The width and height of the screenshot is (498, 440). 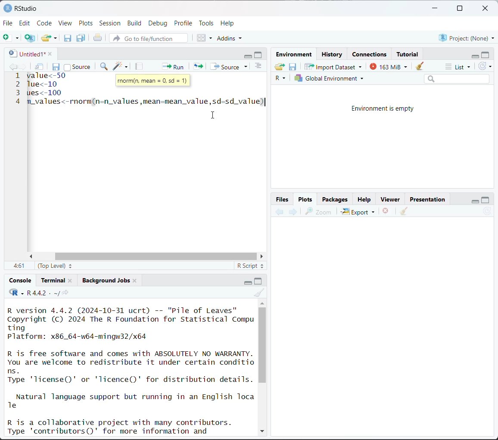 What do you see at coordinates (417, 65) in the screenshot?
I see `clear objects from workspace` at bounding box center [417, 65].